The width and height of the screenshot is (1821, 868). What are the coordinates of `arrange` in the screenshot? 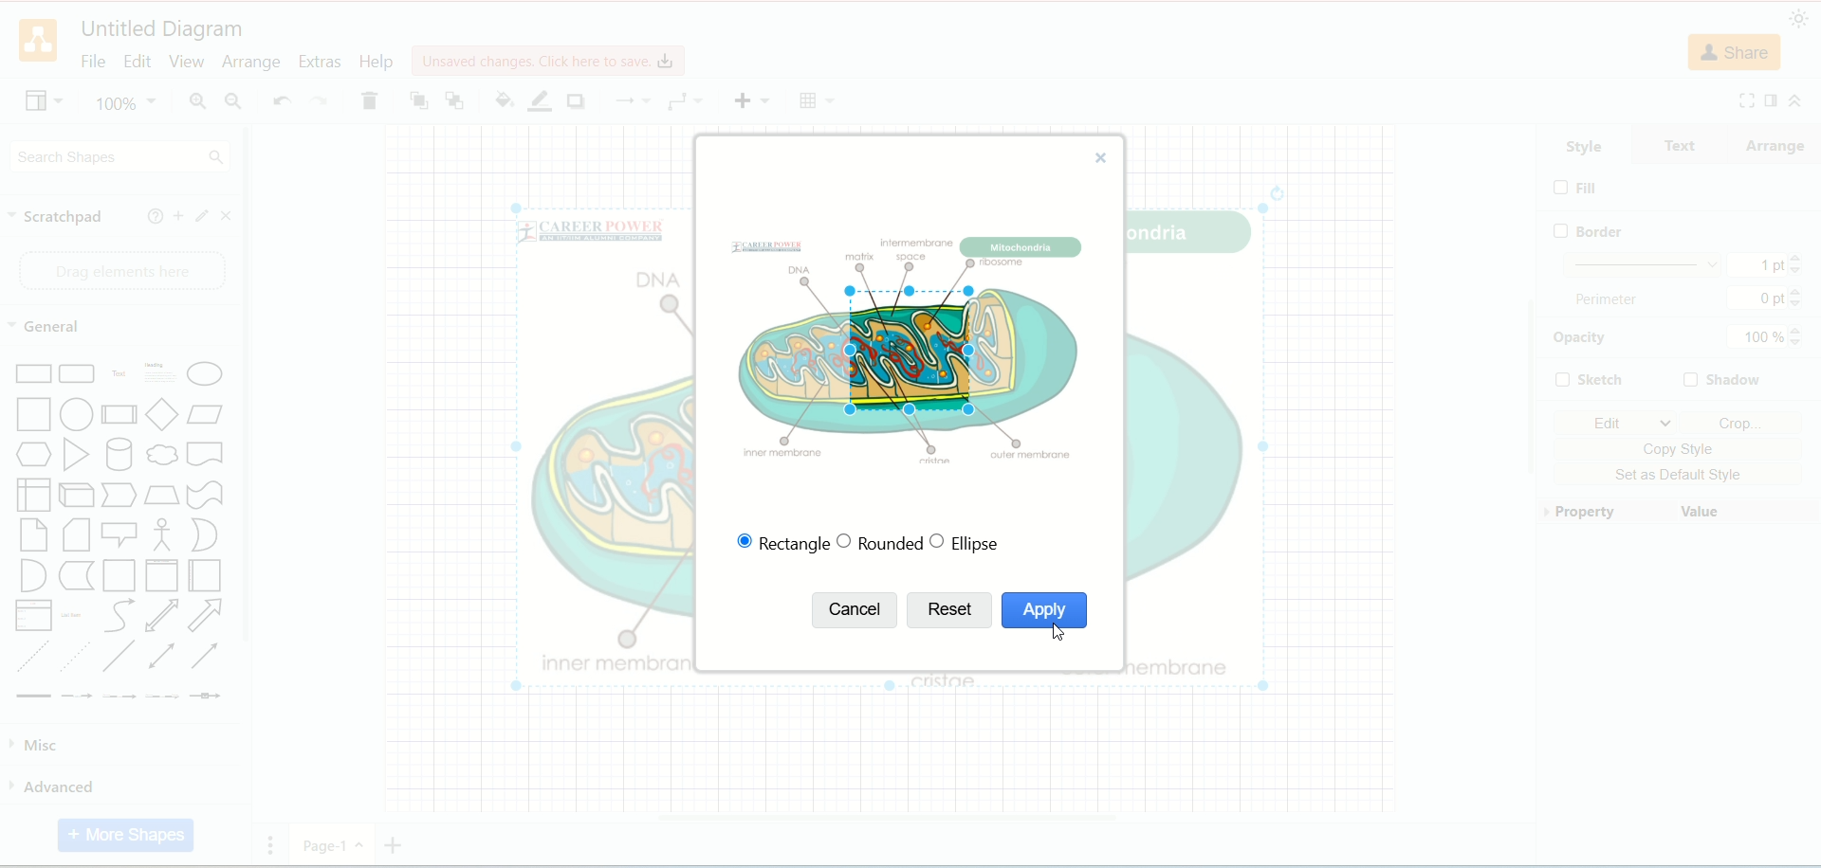 It's located at (251, 63).